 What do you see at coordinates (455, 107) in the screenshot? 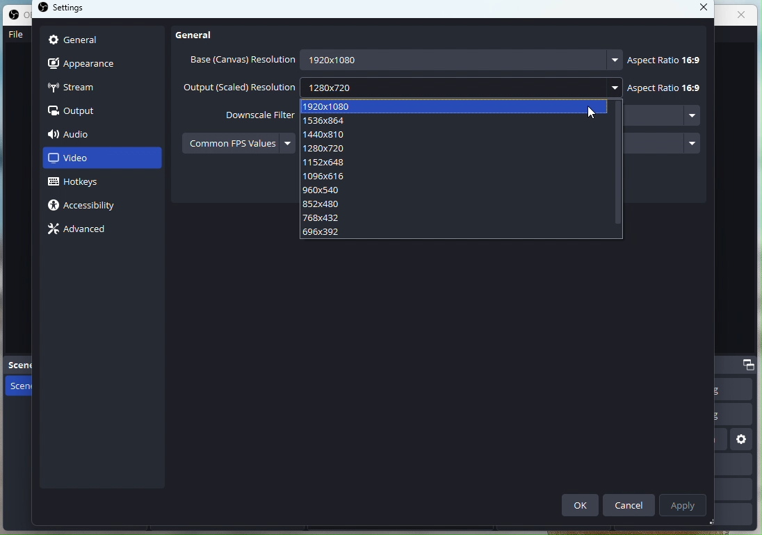
I see `1920x1080` at bounding box center [455, 107].